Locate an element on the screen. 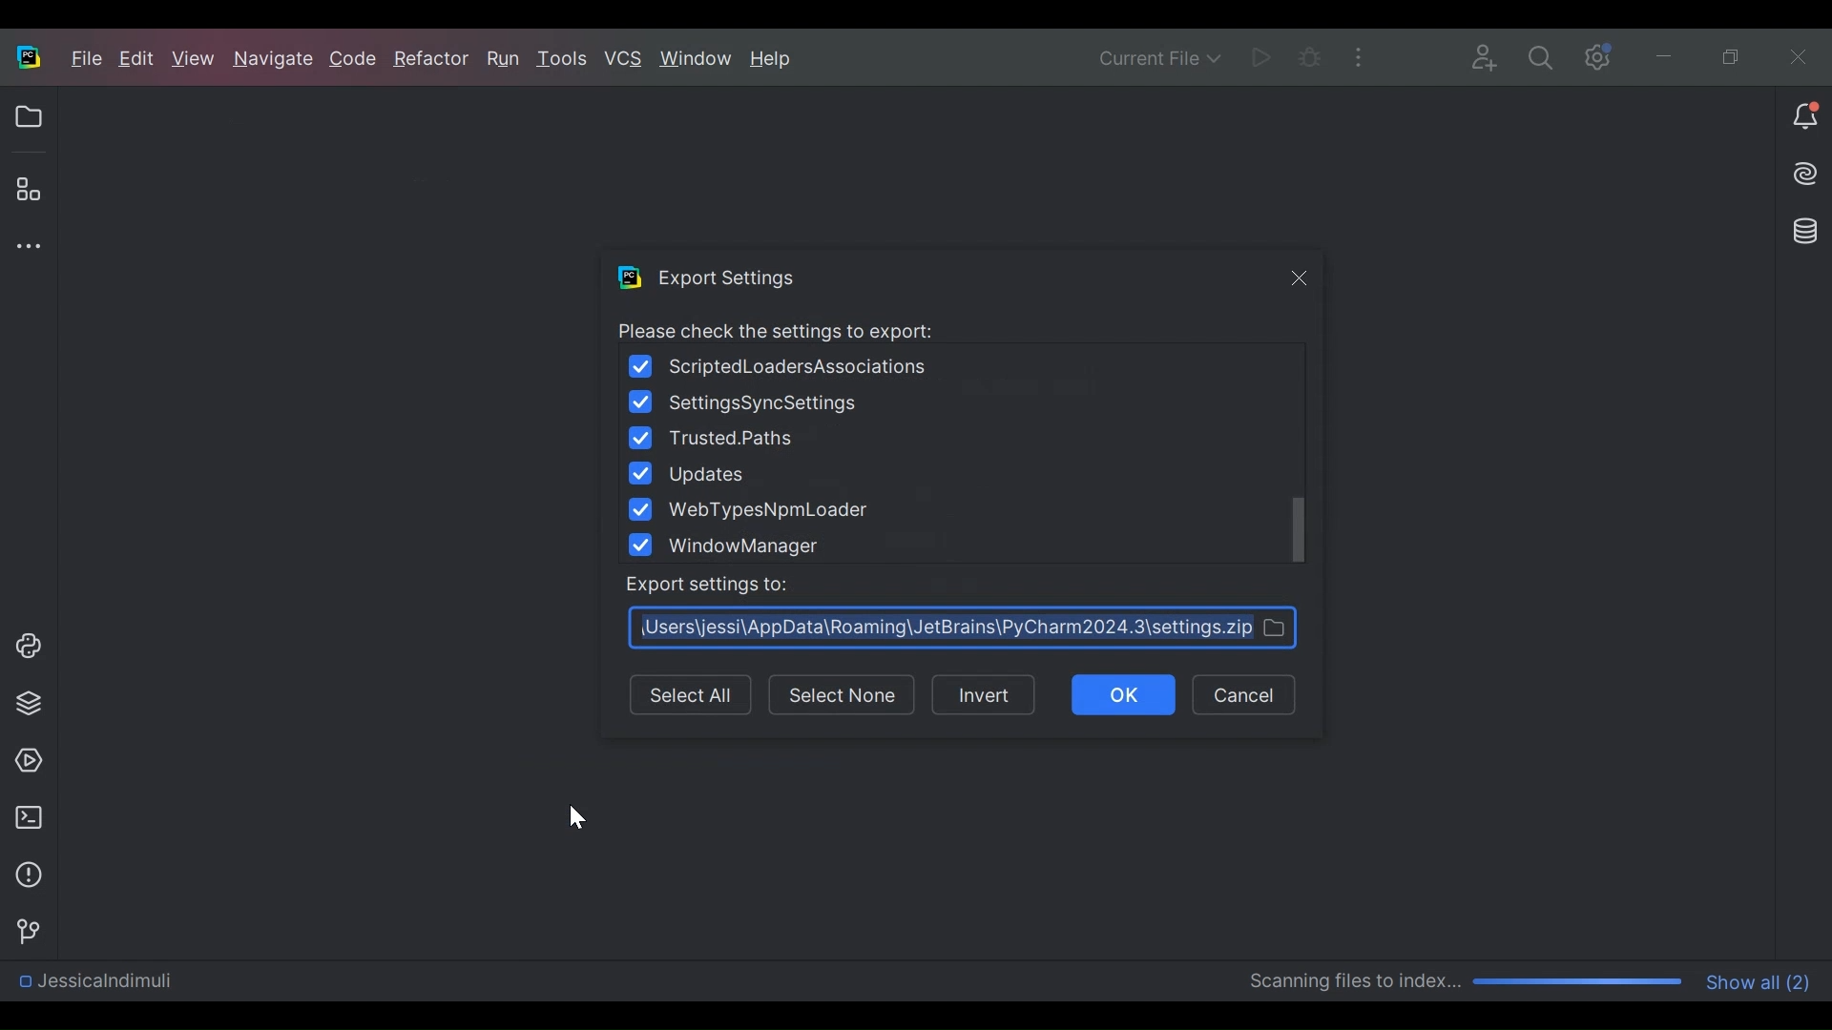 Image resolution: width=1832 pixels, height=1030 pixels. (un)check SettingsSyncSettings is located at coordinates (750, 403).